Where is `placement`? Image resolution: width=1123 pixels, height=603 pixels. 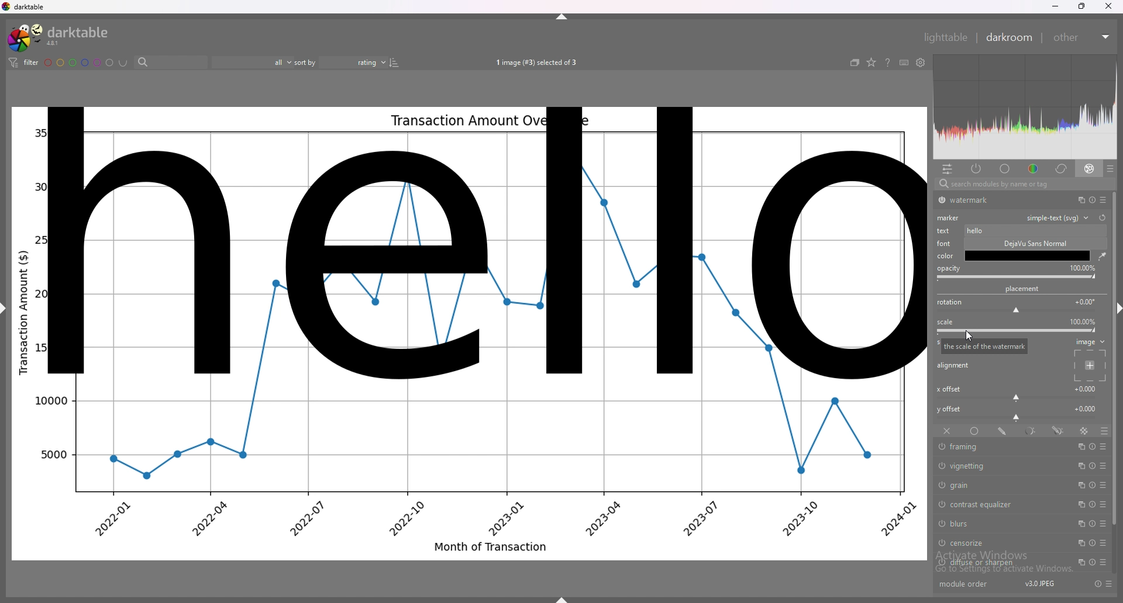
placement is located at coordinates (1092, 366).